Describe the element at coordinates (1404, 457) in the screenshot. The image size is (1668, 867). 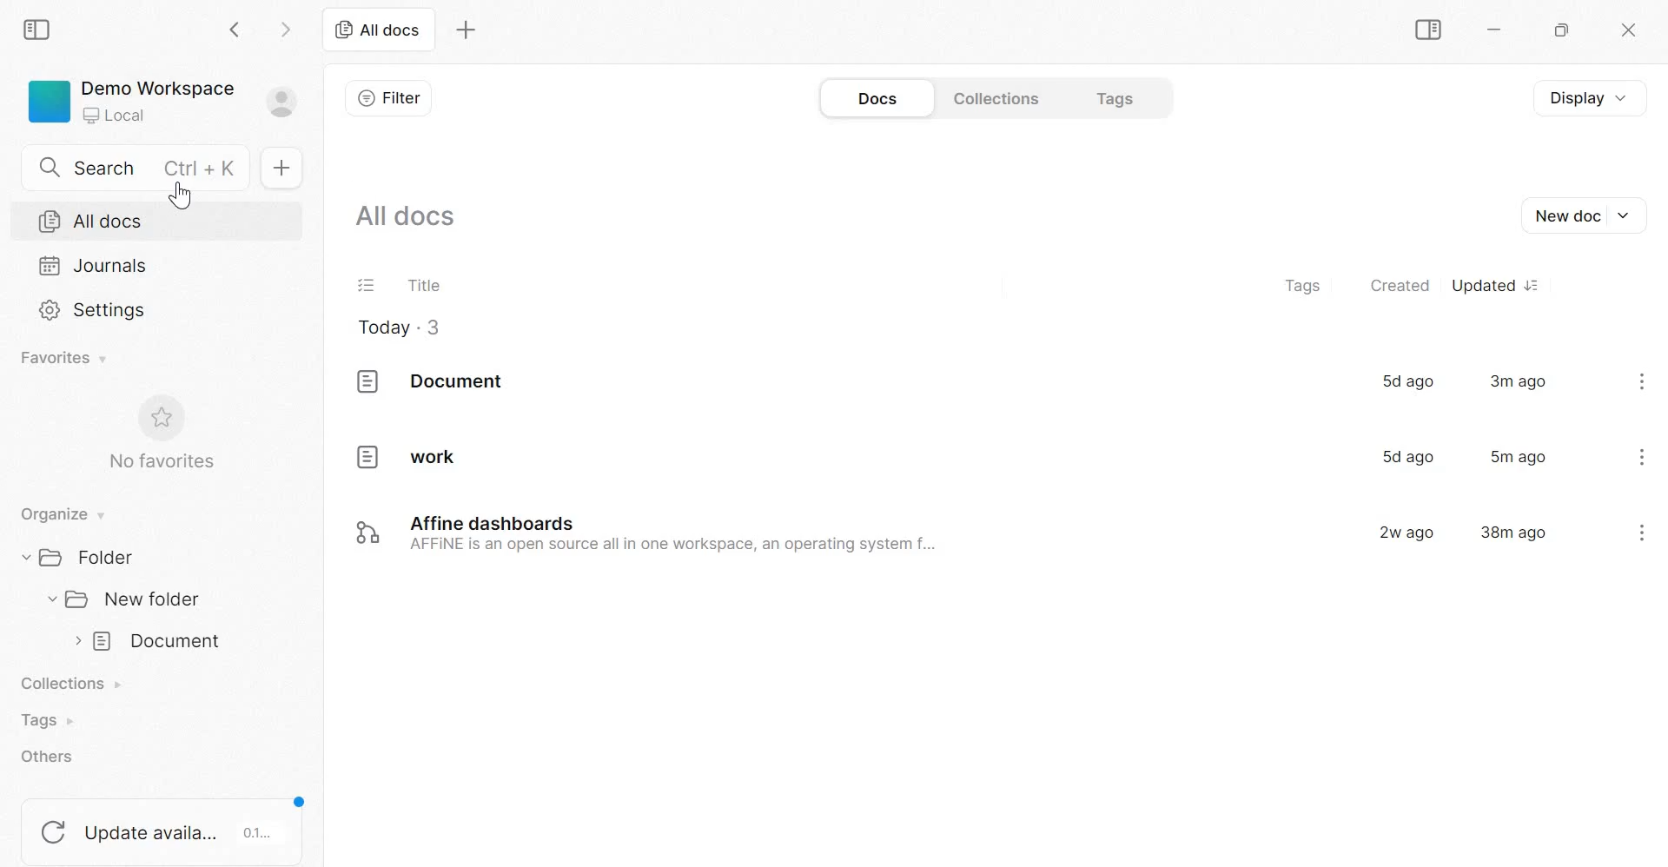
I see `5d ago` at that location.